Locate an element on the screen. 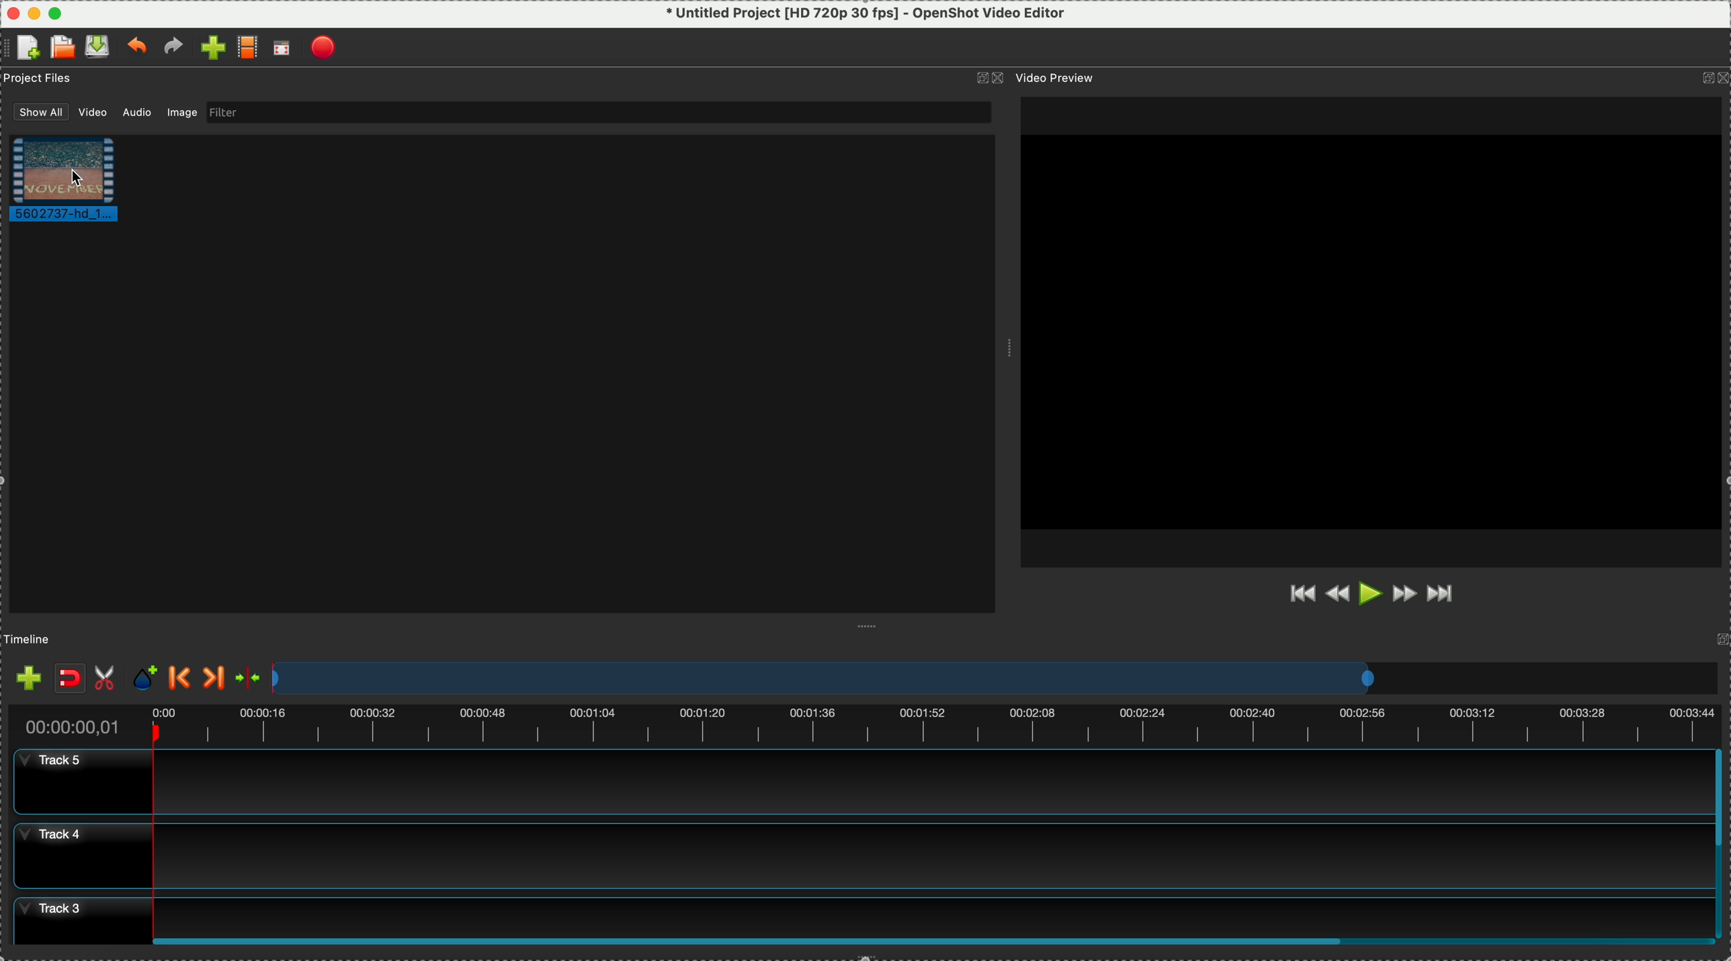 The width and height of the screenshot is (1731, 961). fast forward is located at coordinates (1404, 597).